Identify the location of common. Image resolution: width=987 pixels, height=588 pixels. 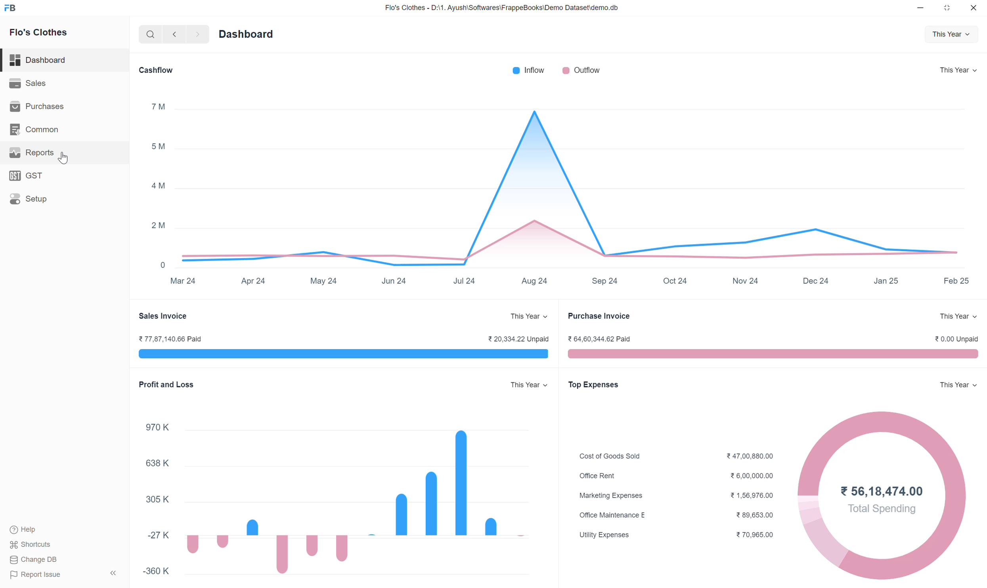
(34, 128).